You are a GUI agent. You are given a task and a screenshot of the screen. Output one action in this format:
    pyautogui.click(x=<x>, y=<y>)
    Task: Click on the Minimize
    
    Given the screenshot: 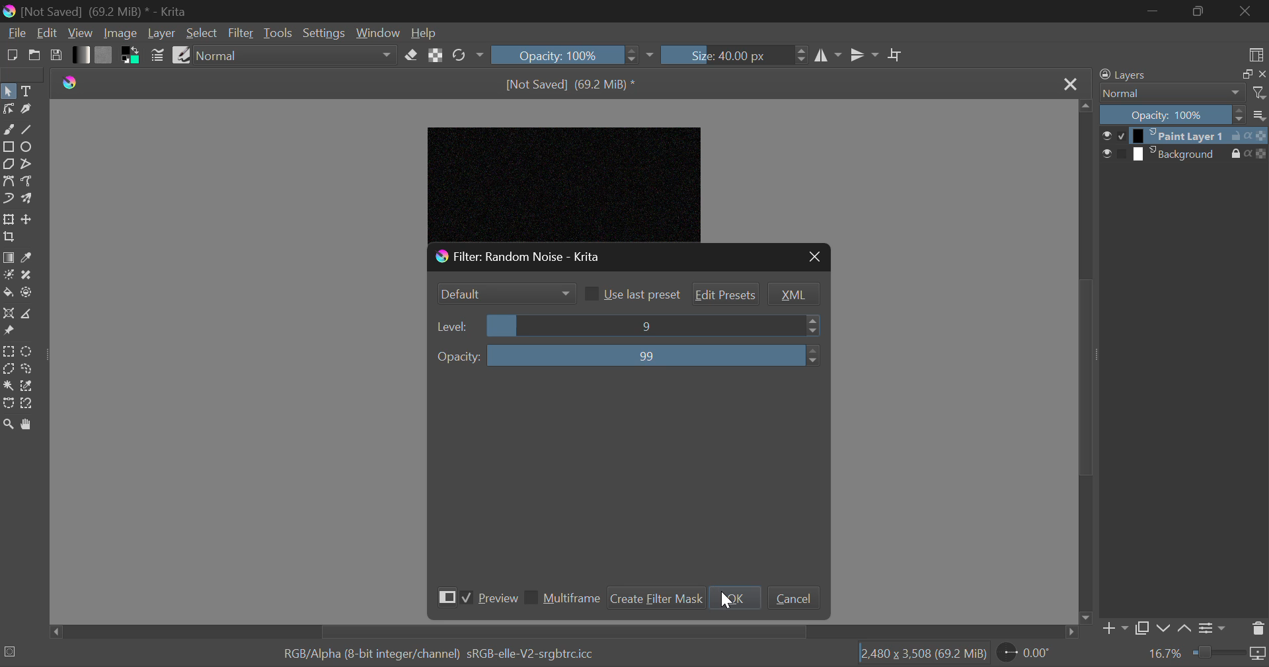 What is the action you would take?
    pyautogui.click(x=1197, y=11)
    